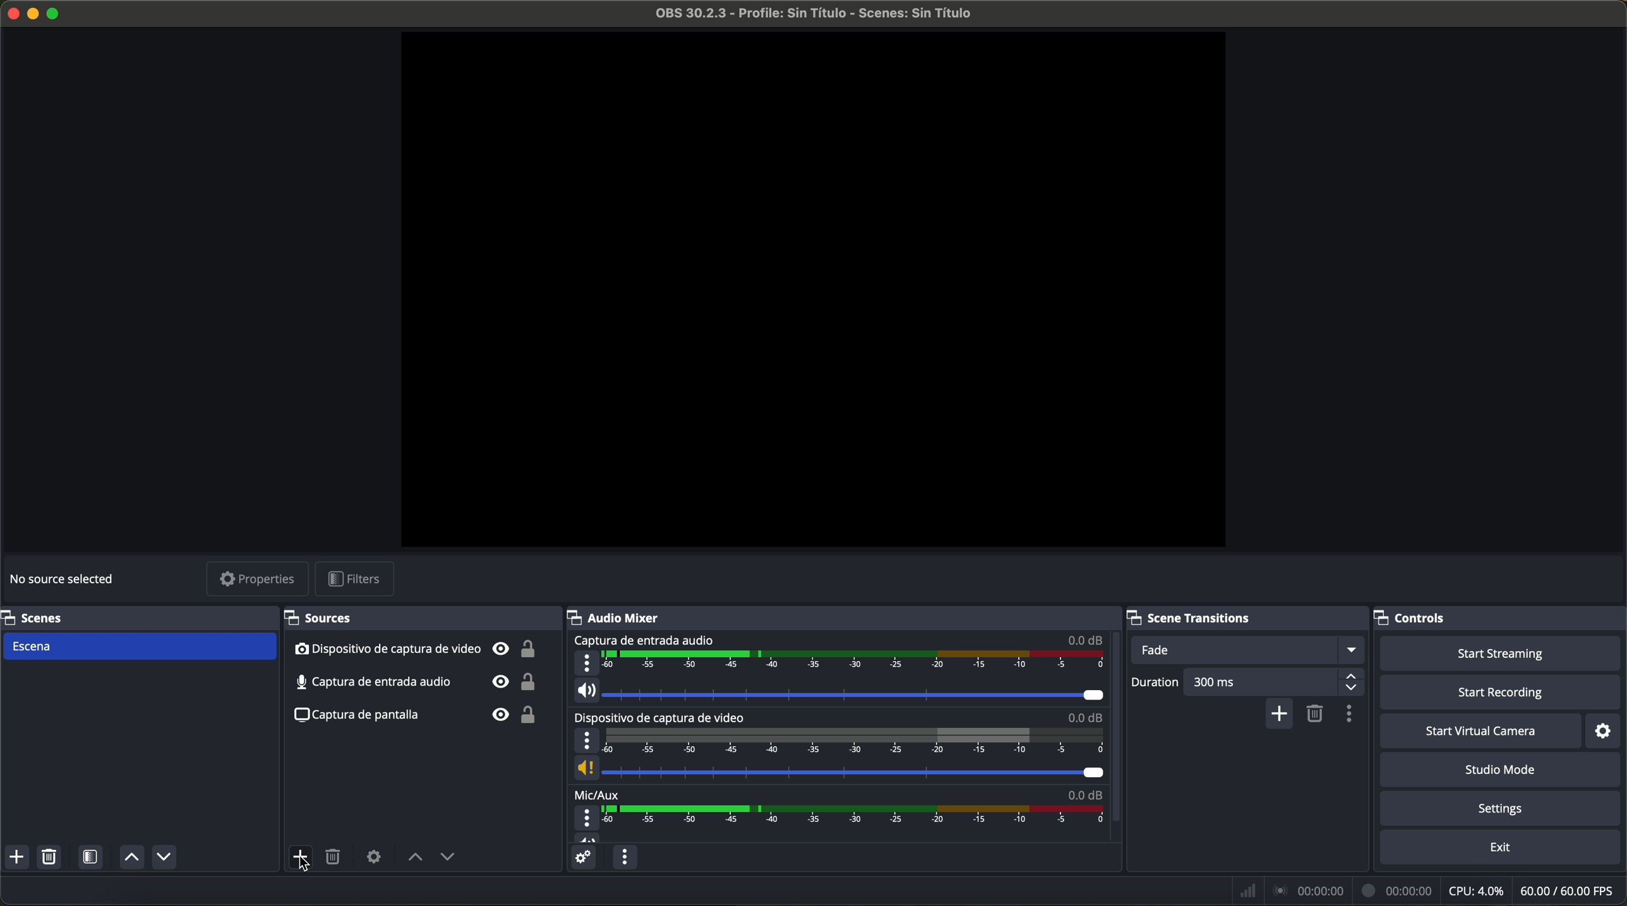  Describe the element at coordinates (49, 857) in the screenshot. I see `remove selected scene` at that location.